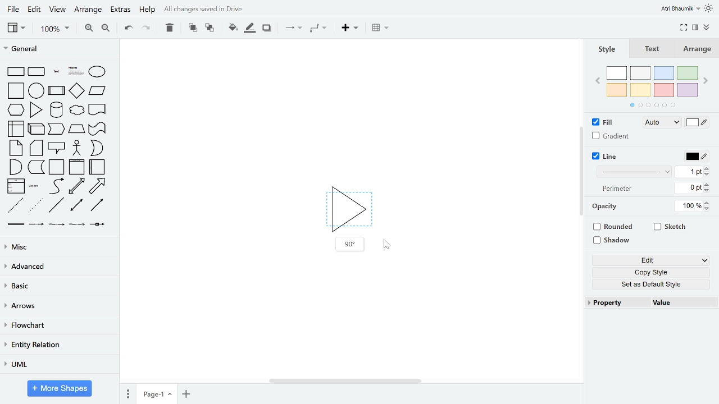  What do you see at coordinates (89, 10) in the screenshot?
I see `arrange` at bounding box center [89, 10].